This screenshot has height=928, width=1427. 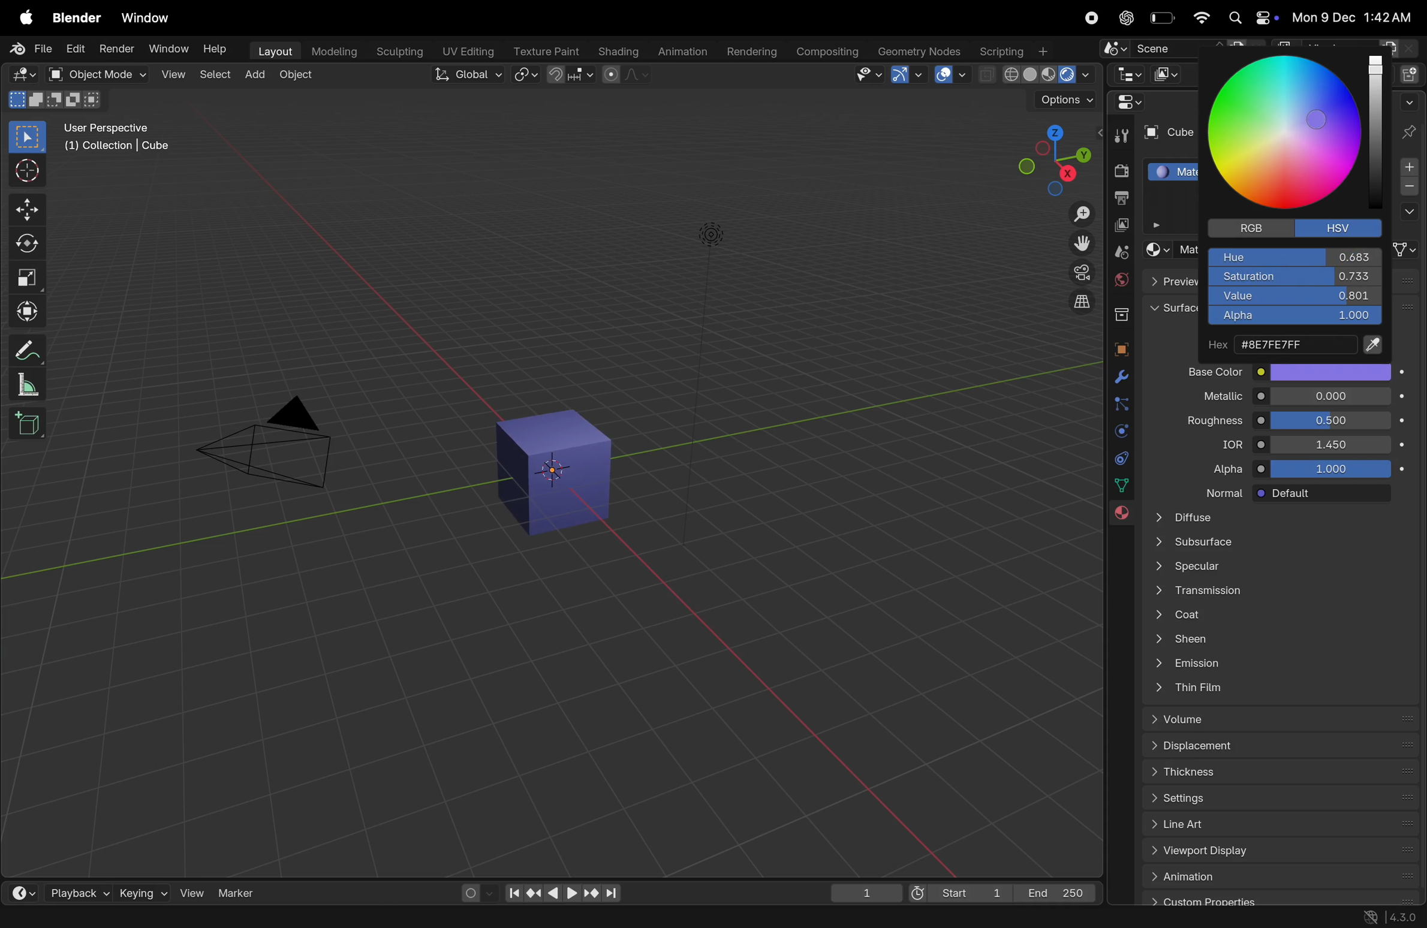 What do you see at coordinates (869, 74) in the screenshot?
I see `visibility` at bounding box center [869, 74].